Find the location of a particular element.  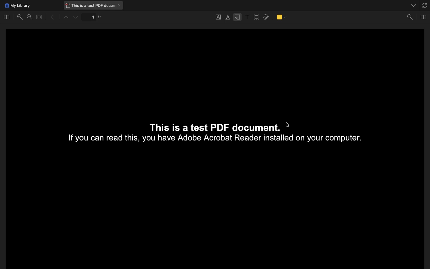

Merge is located at coordinates (39, 17).